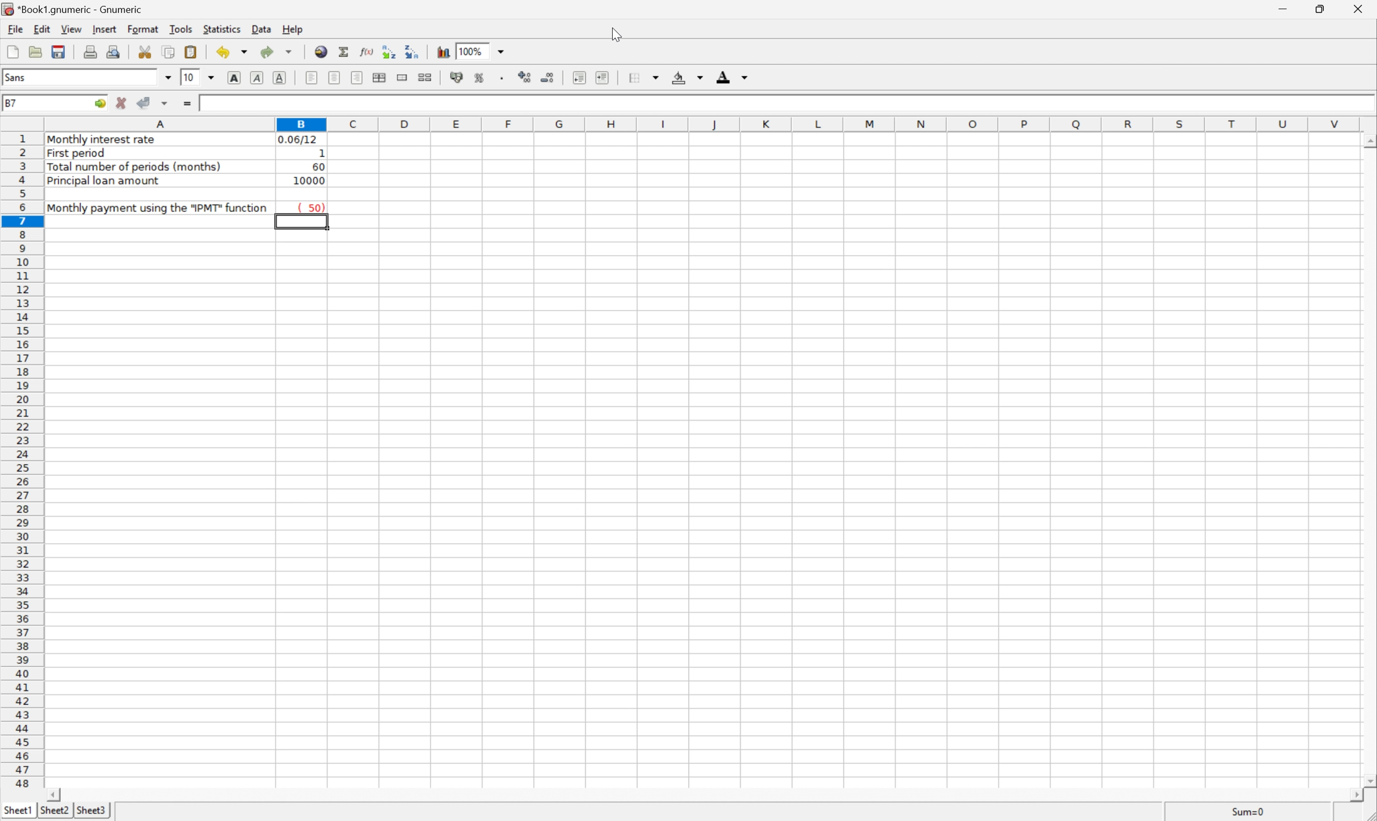 Image resolution: width=1377 pixels, height=821 pixels. What do you see at coordinates (93, 810) in the screenshot?
I see `Sheet3` at bounding box center [93, 810].